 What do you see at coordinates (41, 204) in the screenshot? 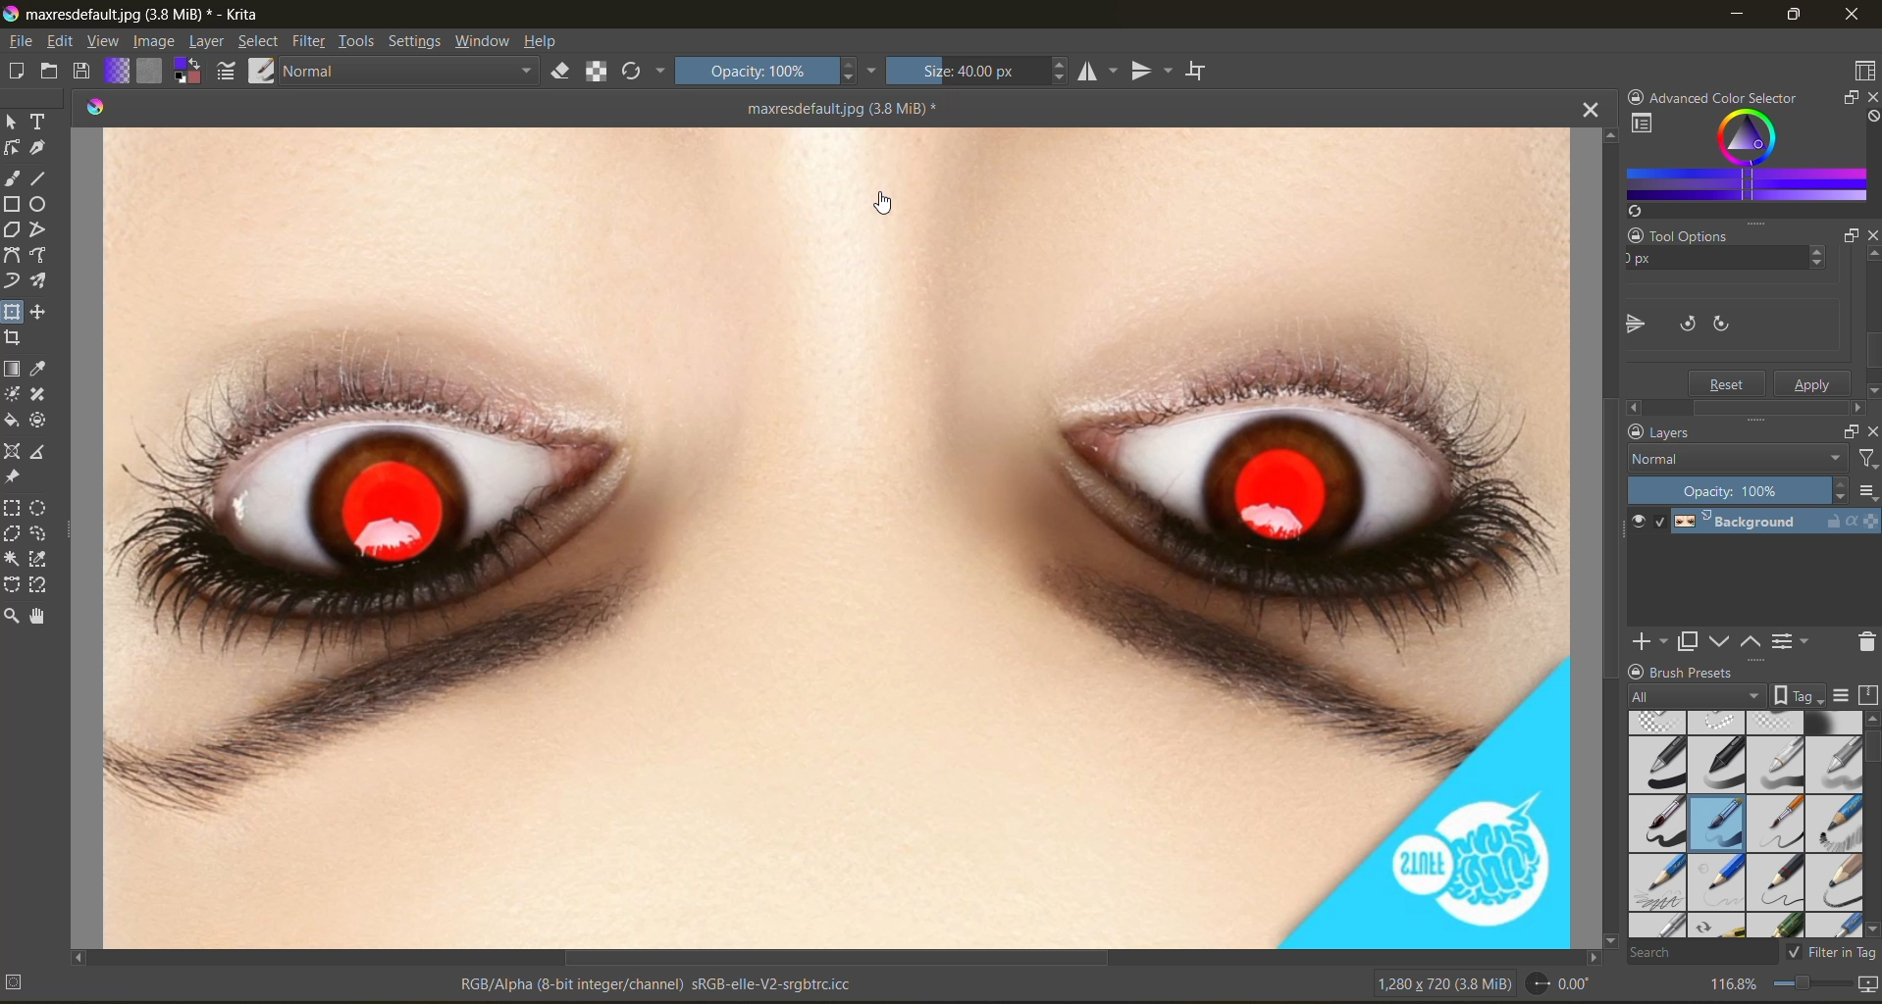
I see `tool` at bounding box center [41, 204].